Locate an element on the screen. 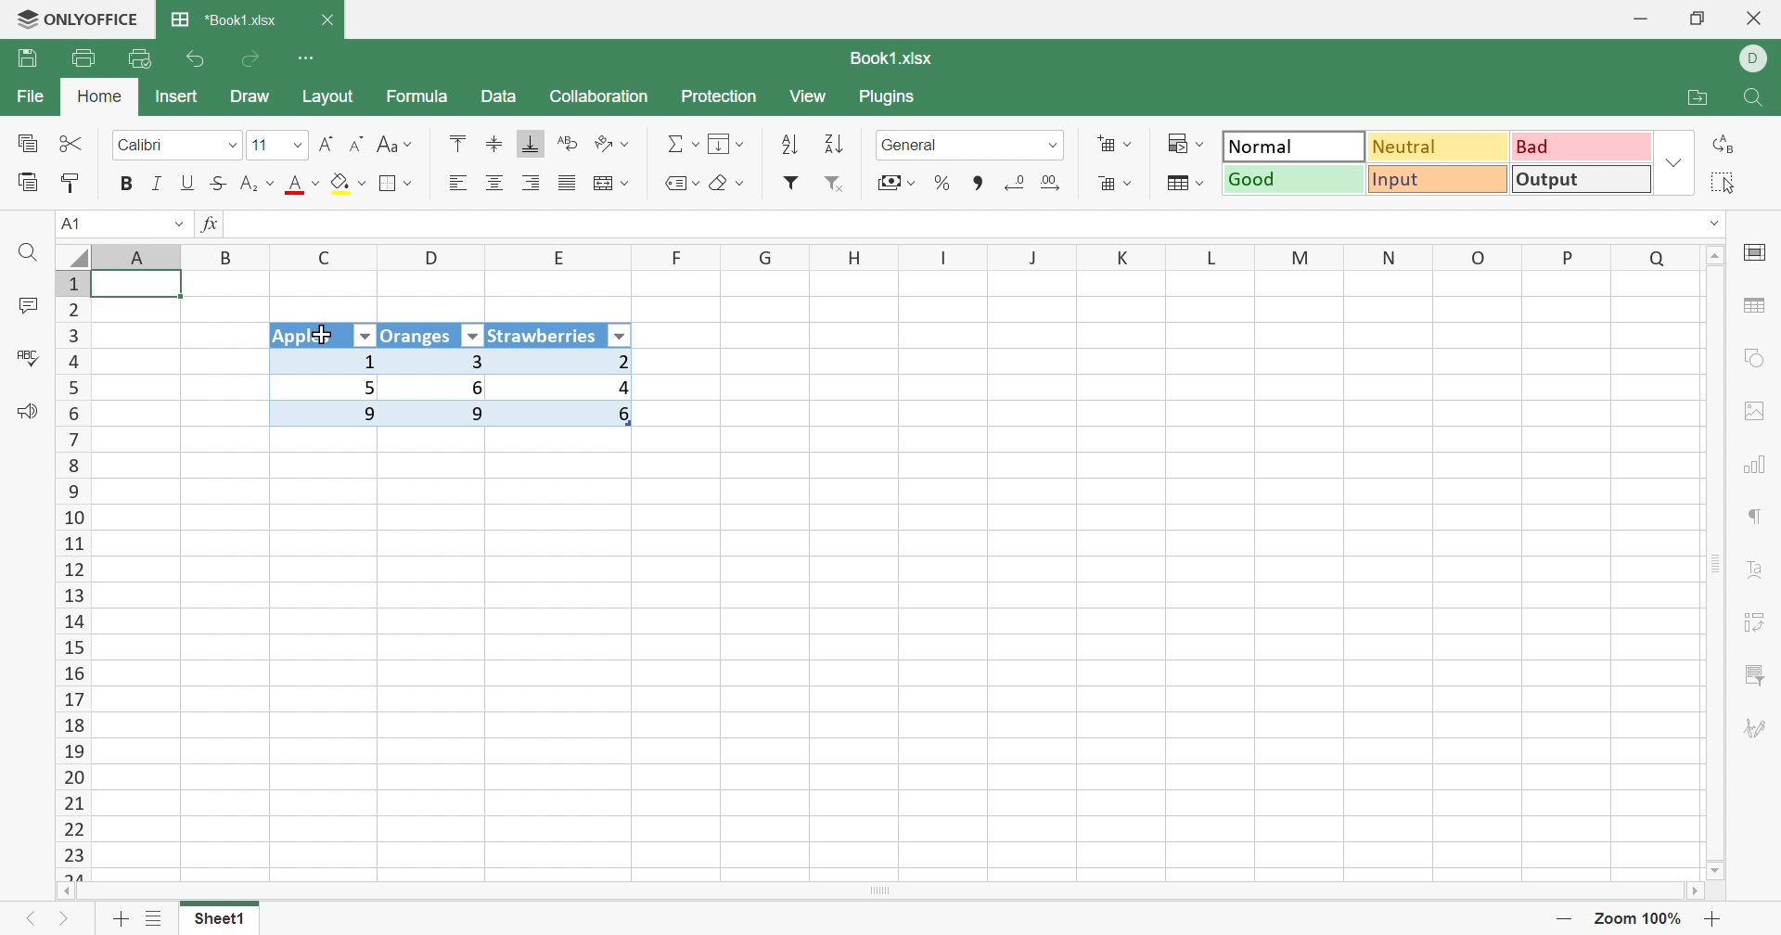  Scroll Down is located at coordinates (1717, 869).